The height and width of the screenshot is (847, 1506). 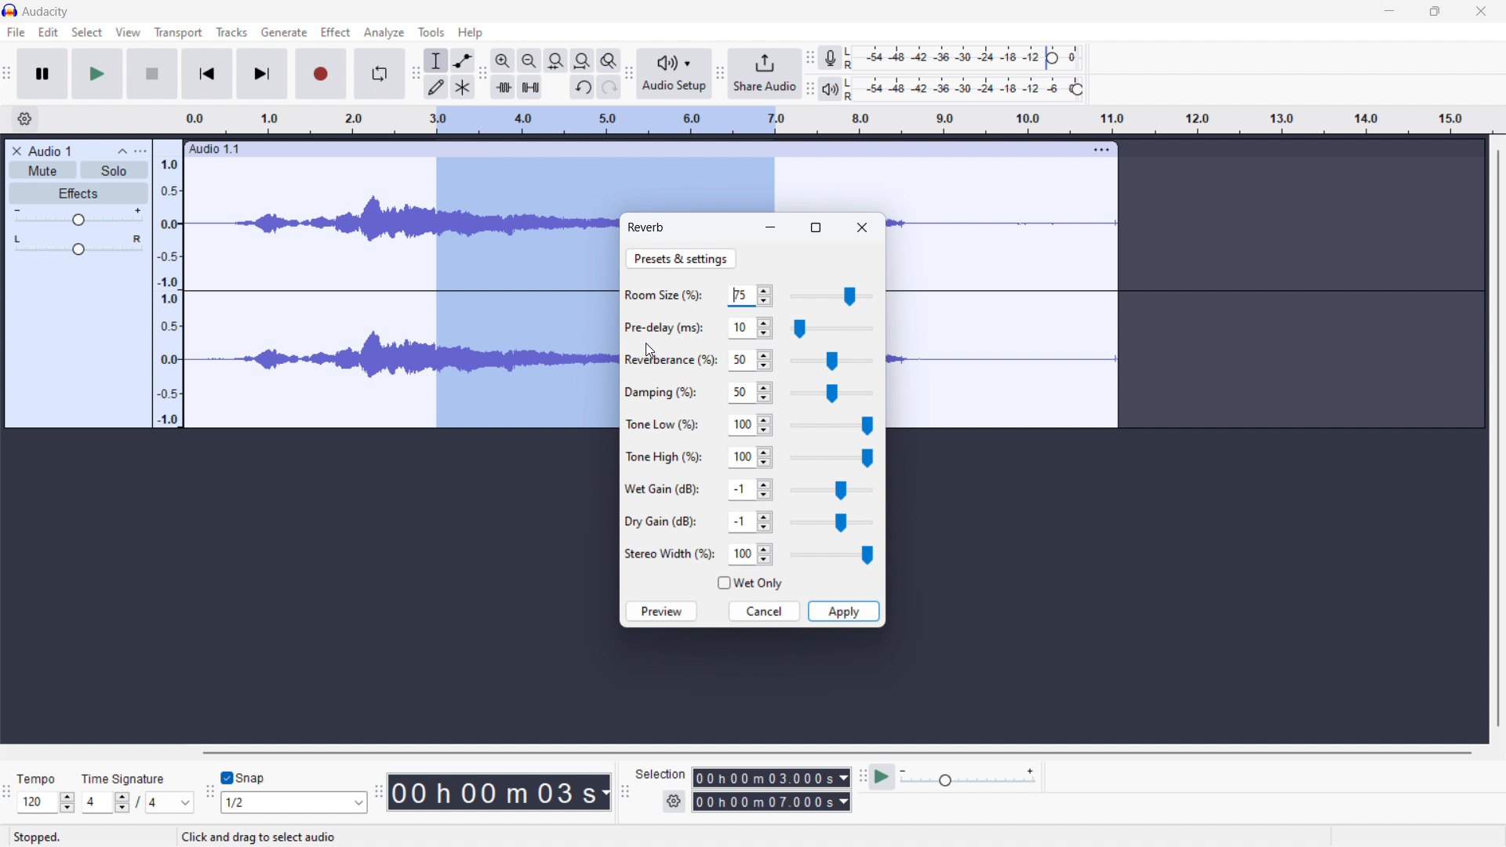 I want to click on 4, so click(x=104, y=803).